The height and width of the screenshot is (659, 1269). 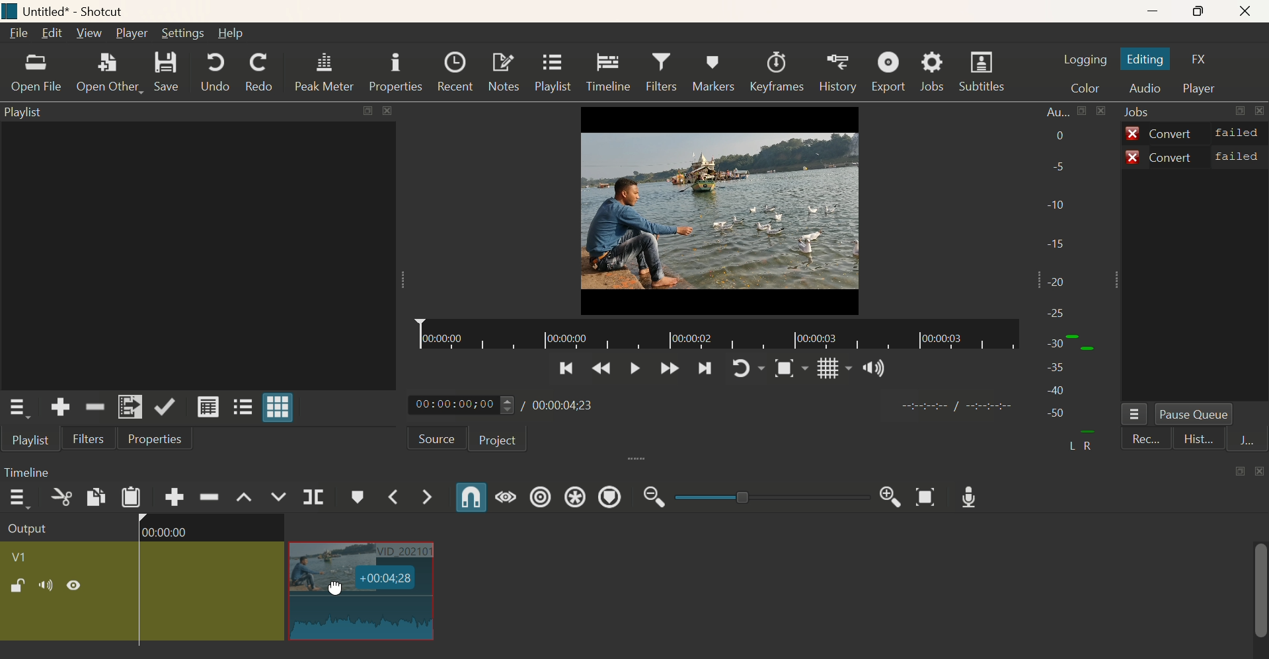 What do you see at coordinates (282, 407) in the screenshot?
I see `View as grid` at bounding box center [282, 407].